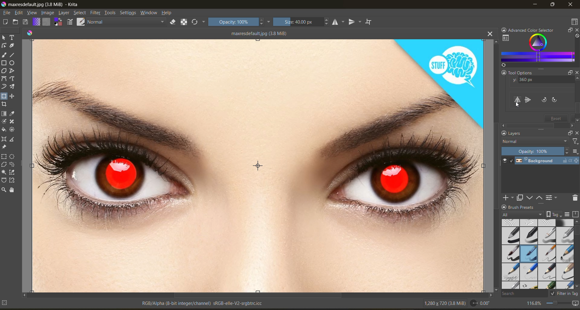 The image size is (580, 310). Describe the element at coordinates (507, 198) in the screenshot. I see `add` at that location.